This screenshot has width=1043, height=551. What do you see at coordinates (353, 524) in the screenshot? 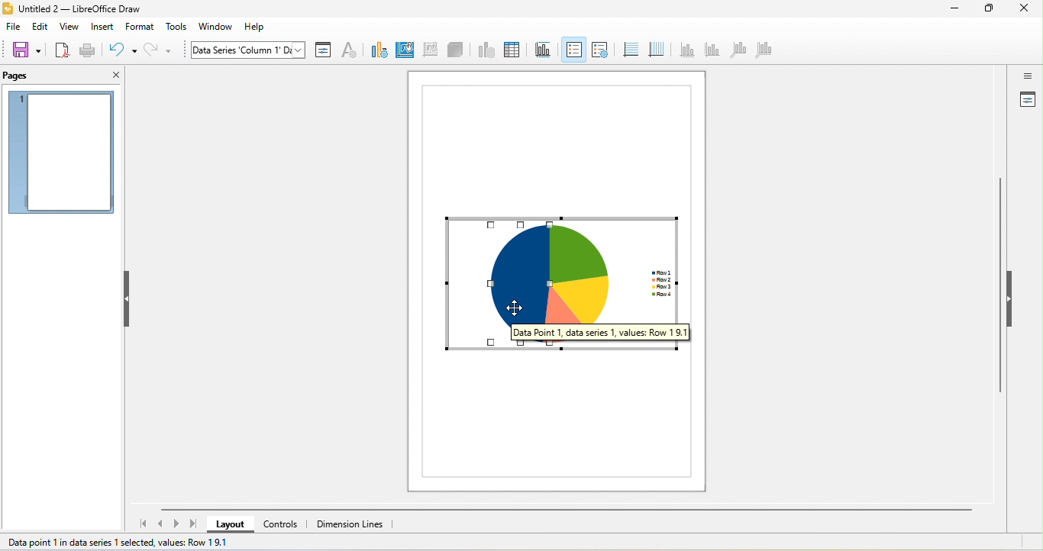
I see `dimension lines` at bounding box center [353, 524].